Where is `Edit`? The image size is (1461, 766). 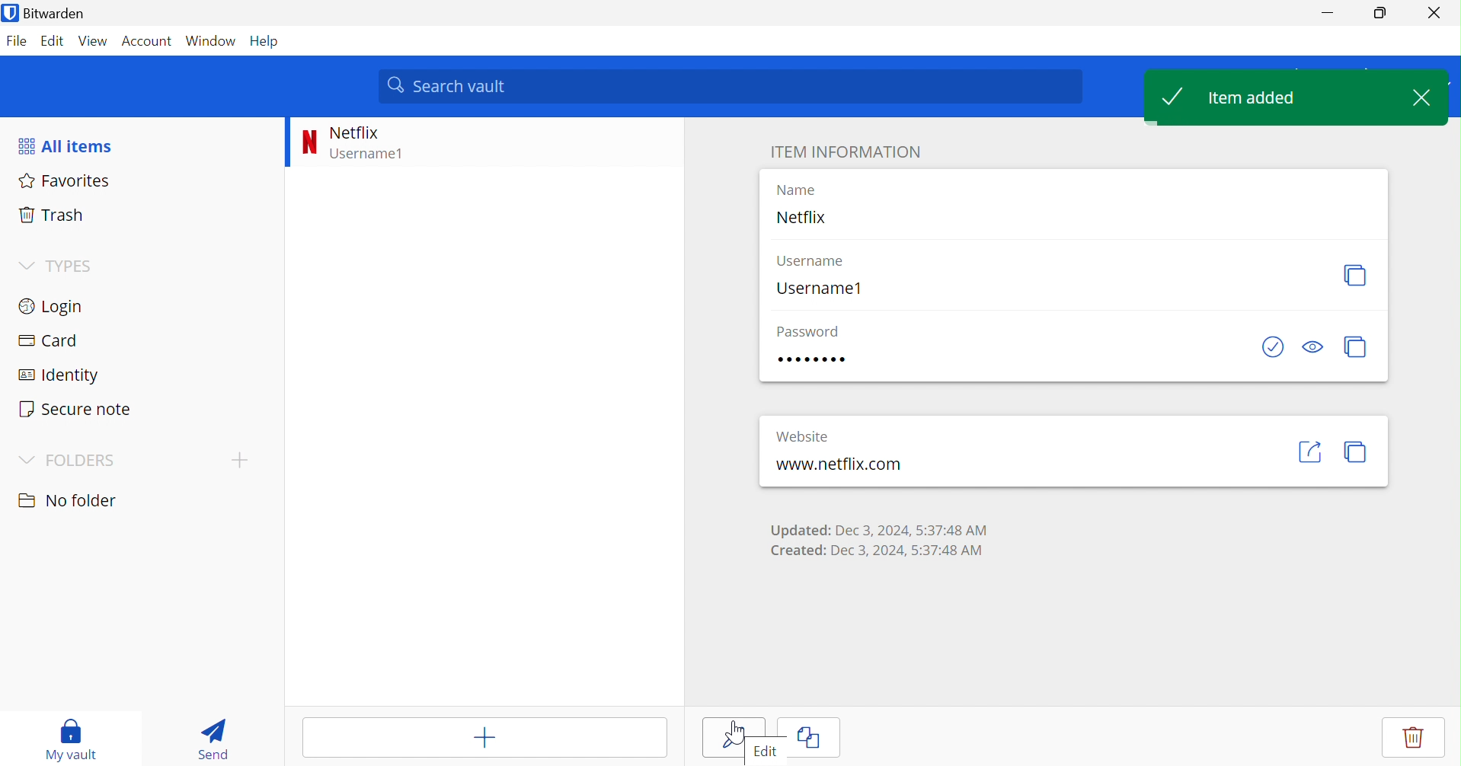 Edit is located at coordinates (769, 752).